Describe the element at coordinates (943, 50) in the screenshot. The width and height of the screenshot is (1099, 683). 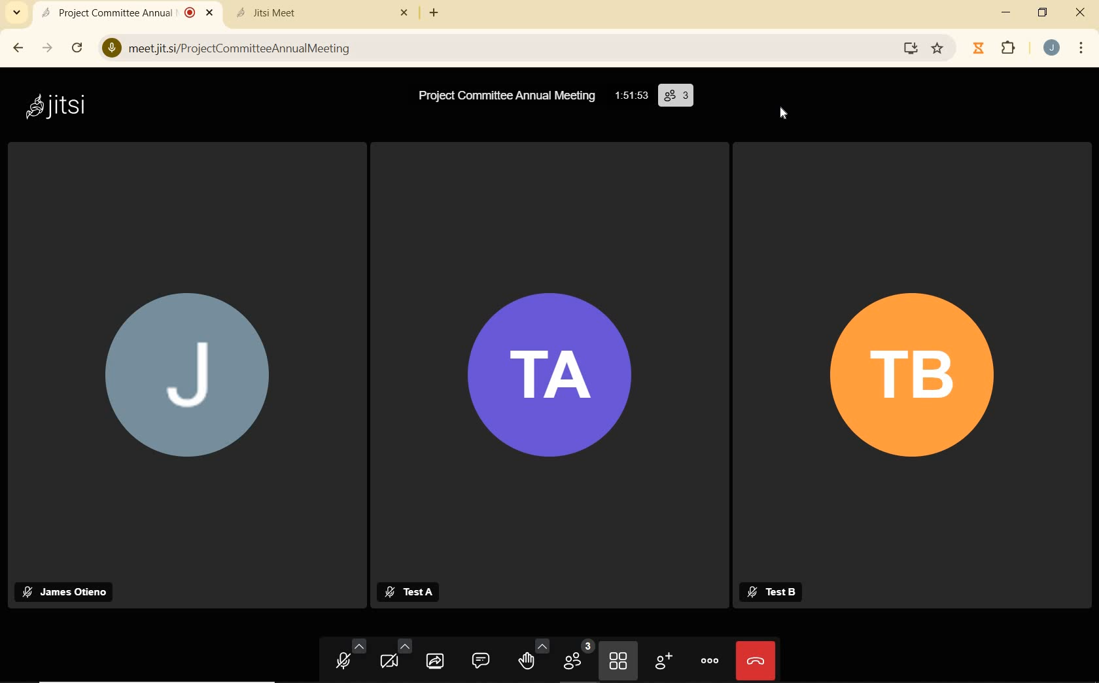
I see `Bookmark this Tab` at that location.